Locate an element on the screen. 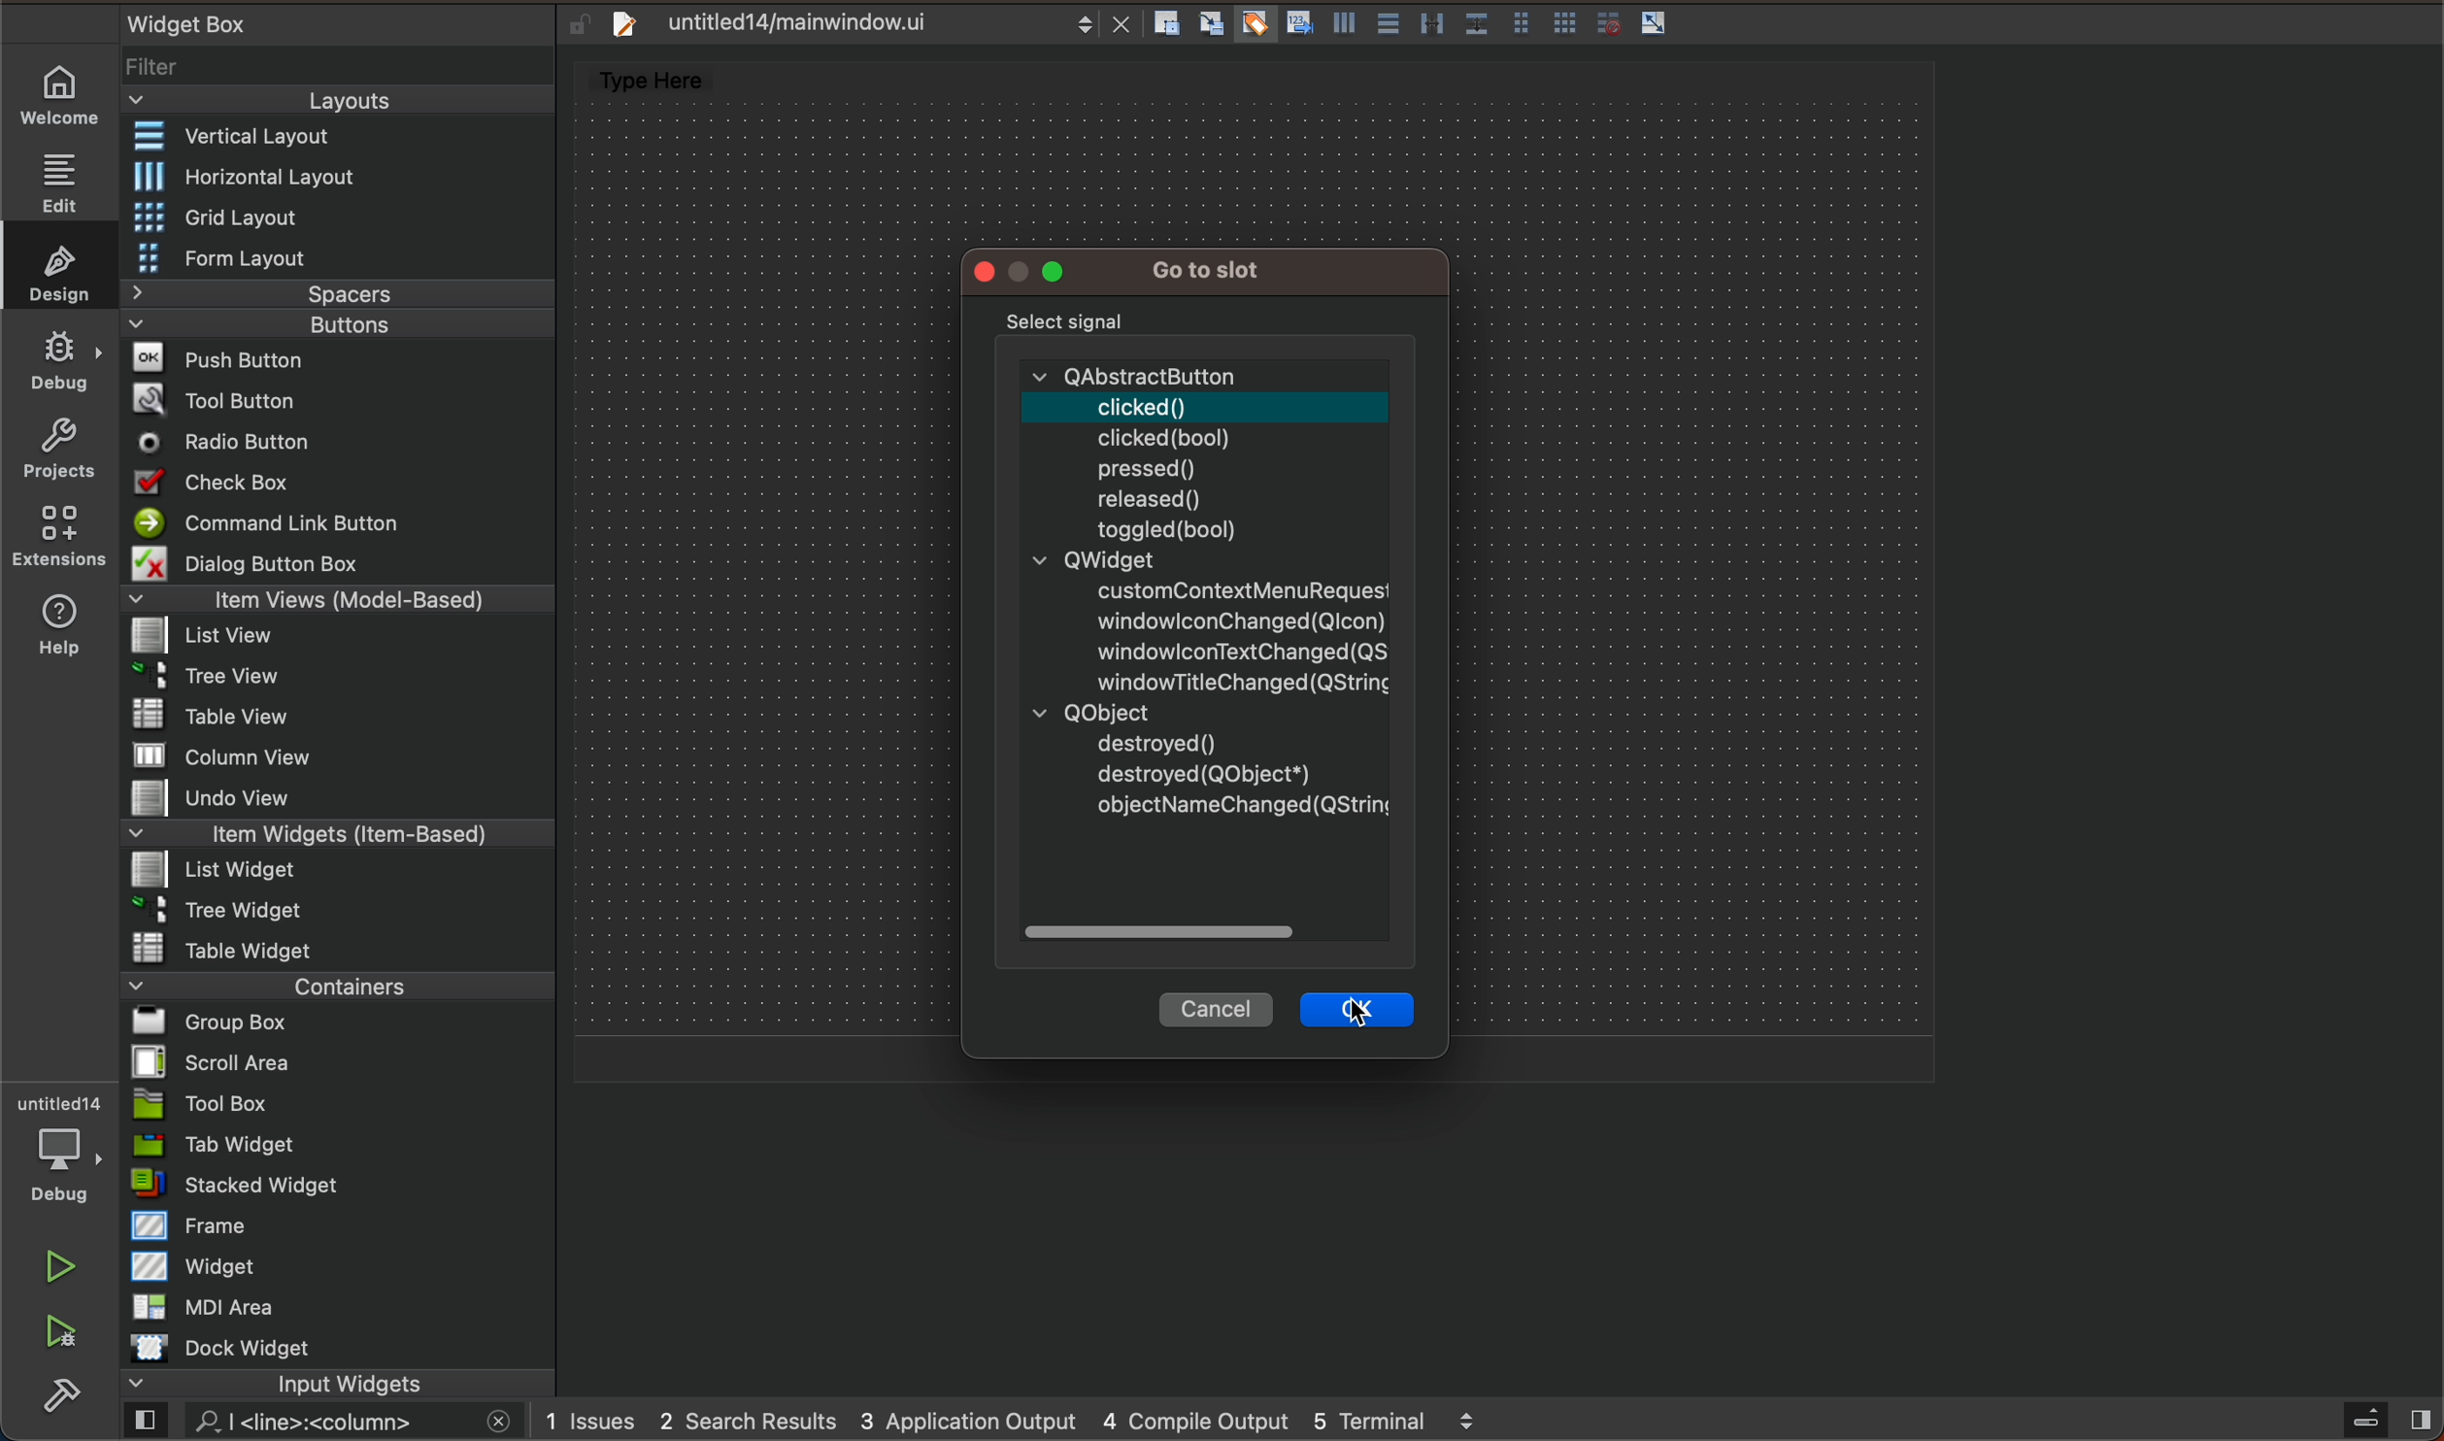 The image size is (2444, 1441). group box is located at coordinates (329, 1027).